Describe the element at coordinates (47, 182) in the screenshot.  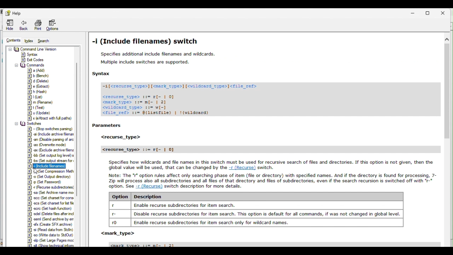
I see `Set password` at that location.